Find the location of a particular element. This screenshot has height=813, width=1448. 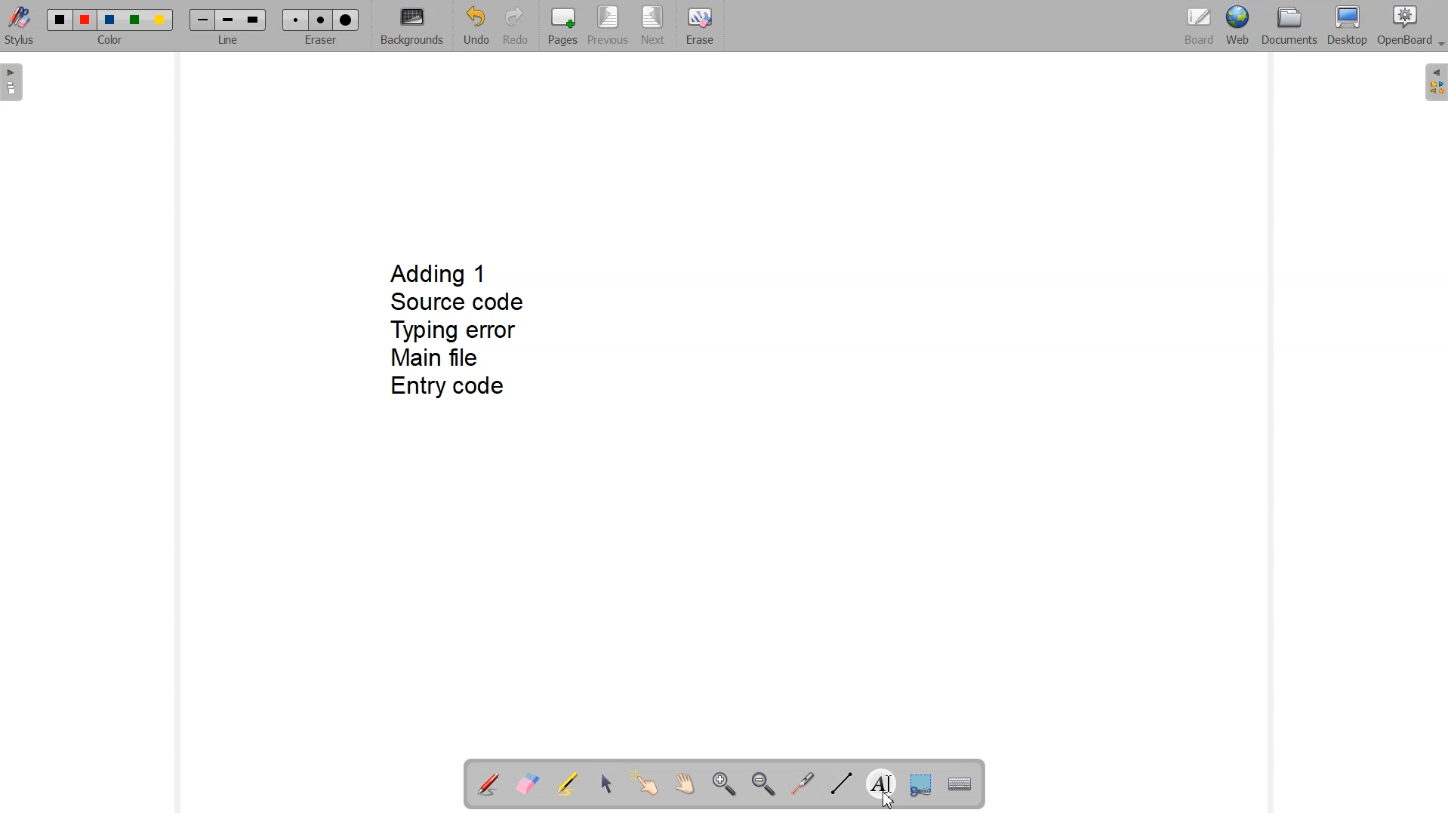

Next is located at coordinates (652, 25).